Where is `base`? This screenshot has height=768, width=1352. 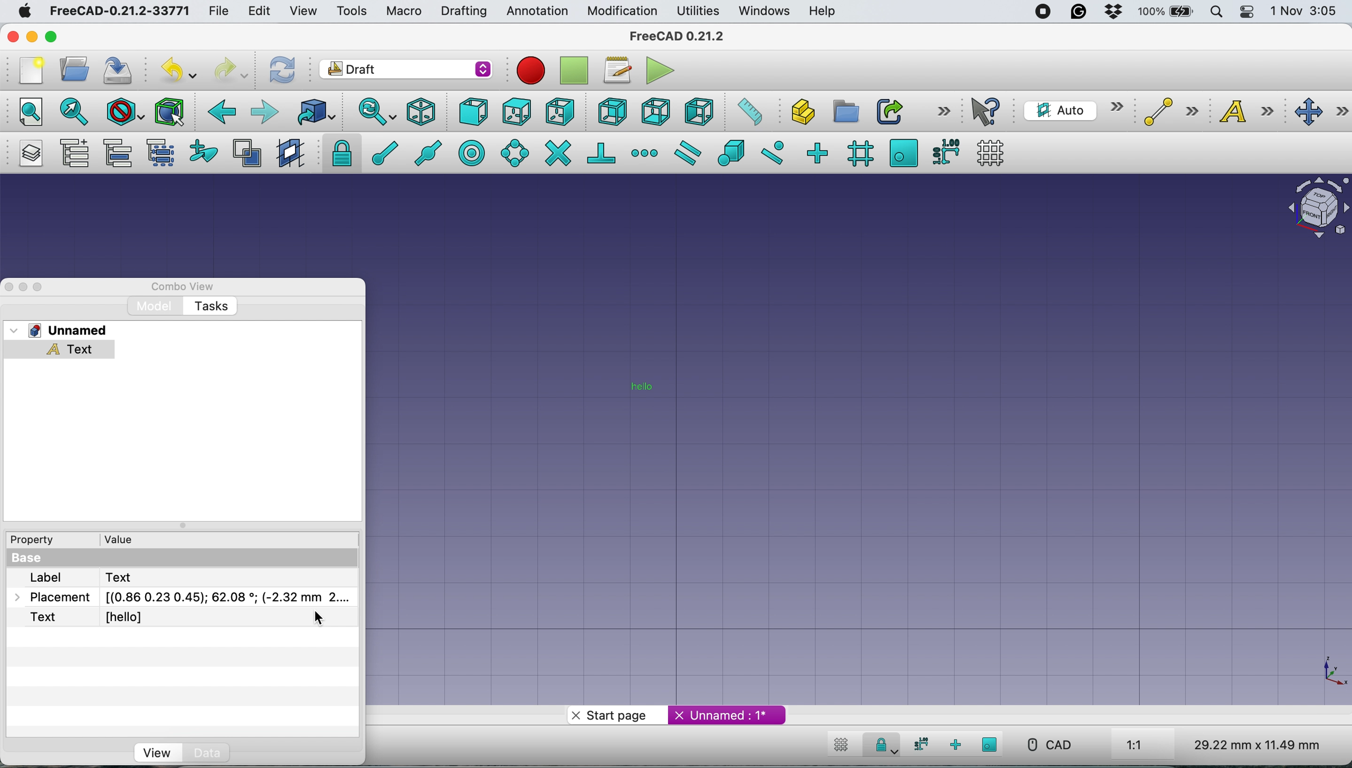 base is located at coordinates (31, 560).